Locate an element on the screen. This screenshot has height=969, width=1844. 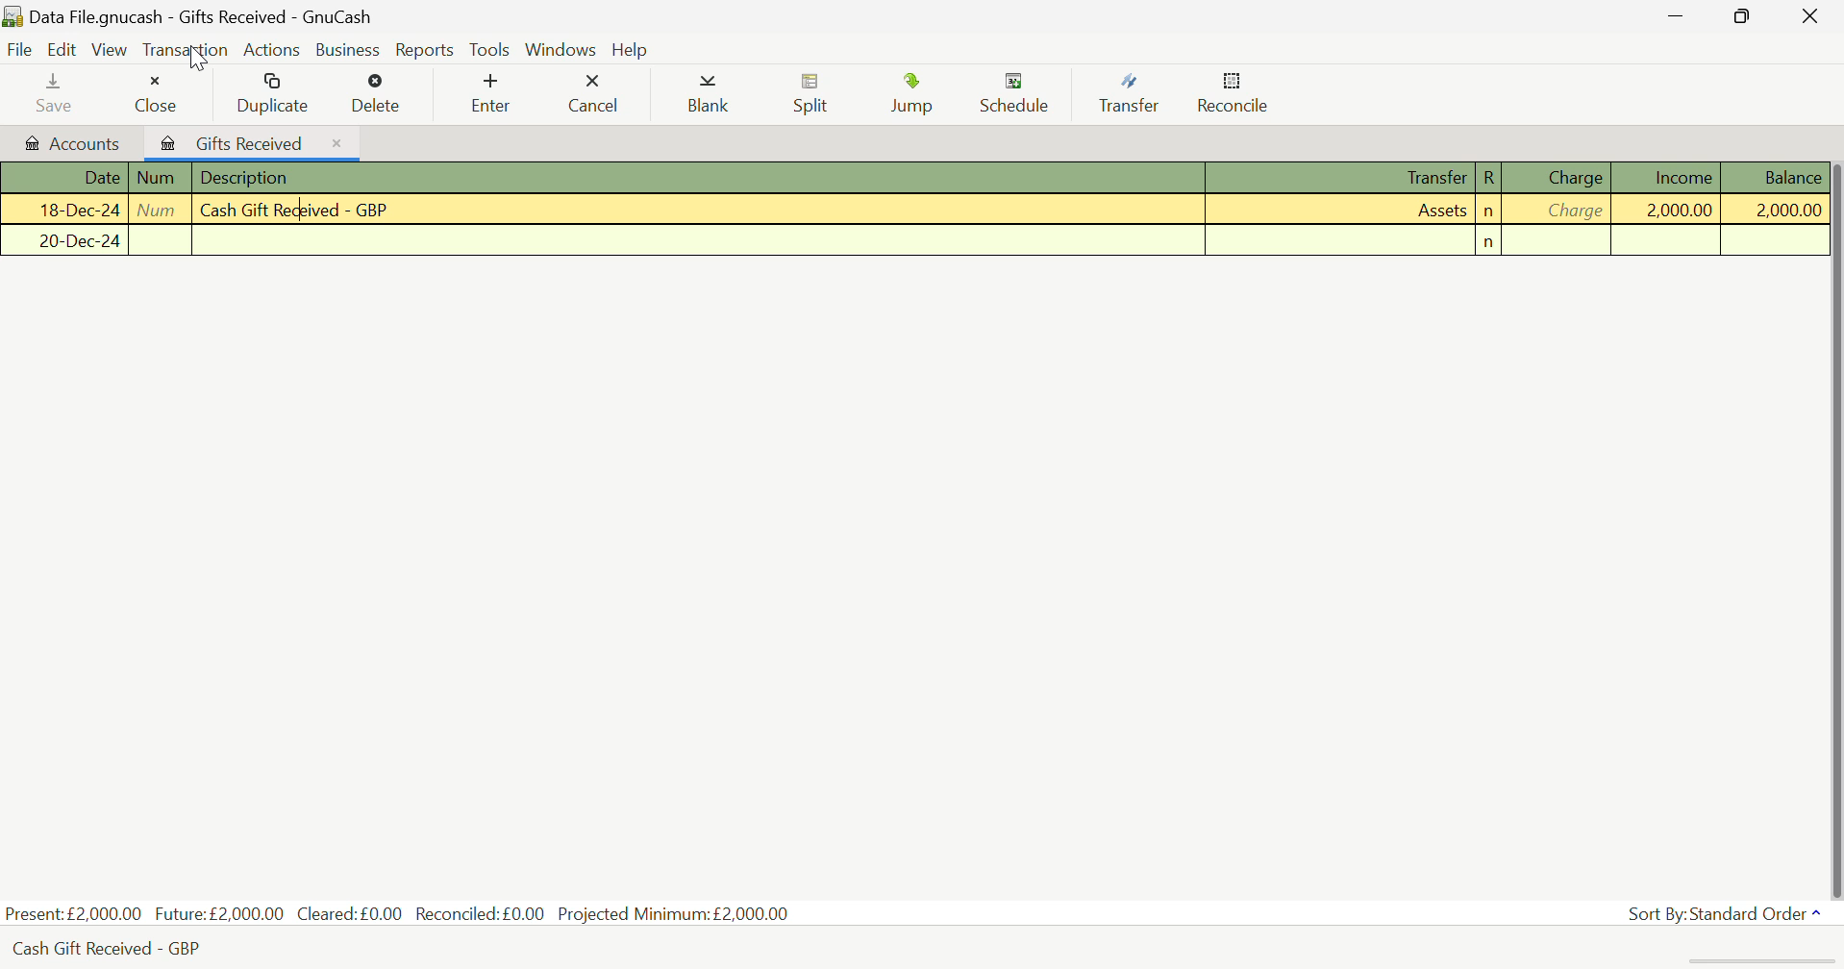
Transfer is located at coordinates (1345, 241).